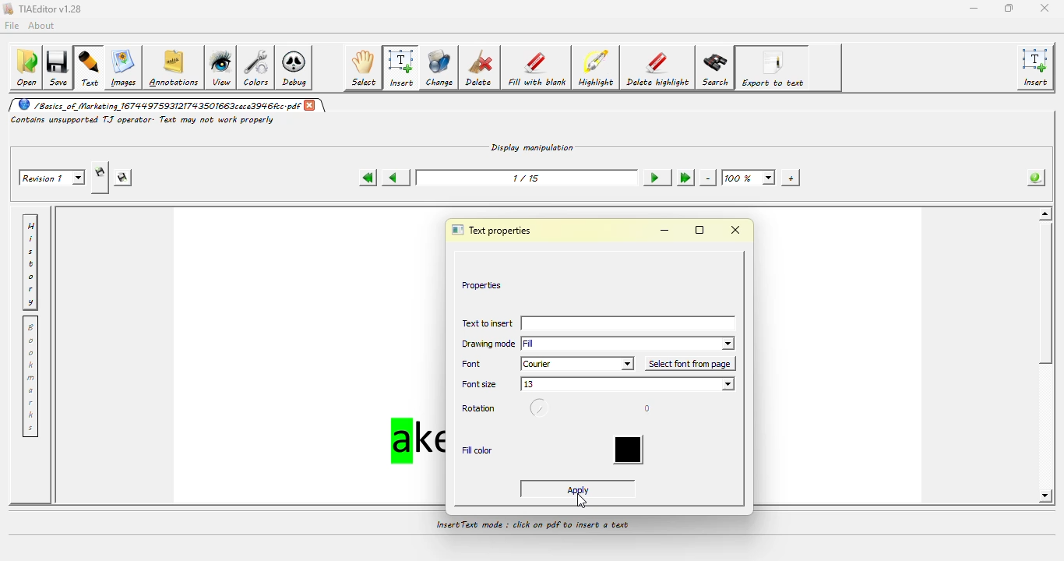  I want to click on insert, so click(401, 68).